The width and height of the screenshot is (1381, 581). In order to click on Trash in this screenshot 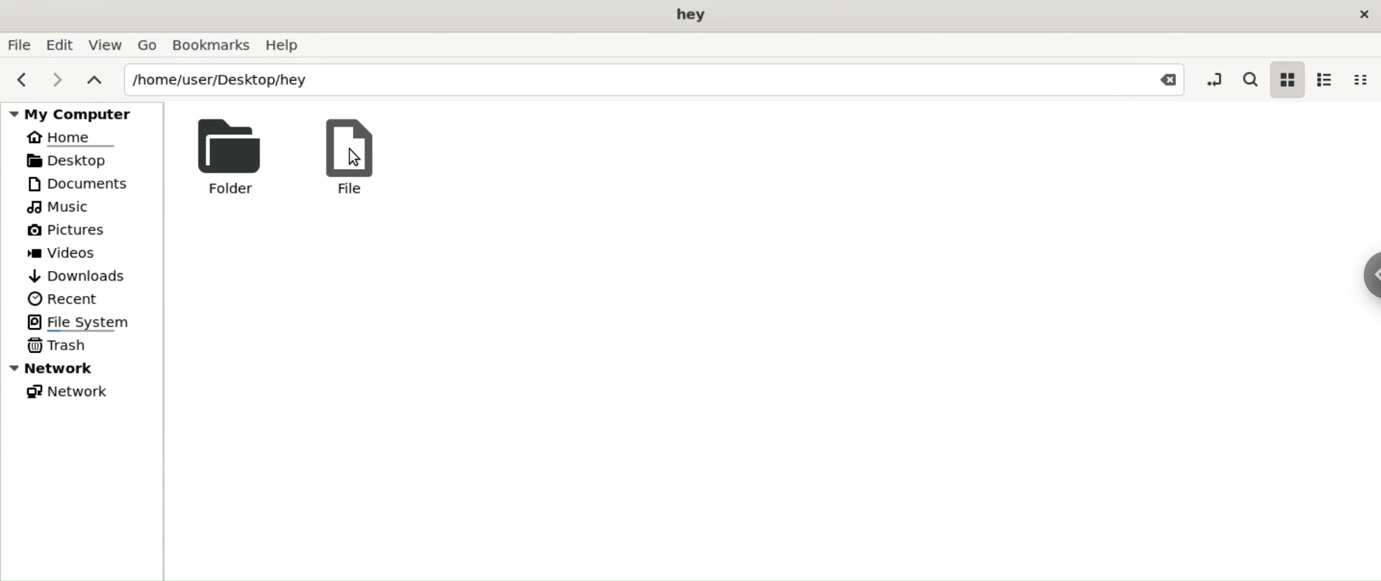, I will do `click(59, 345)`.